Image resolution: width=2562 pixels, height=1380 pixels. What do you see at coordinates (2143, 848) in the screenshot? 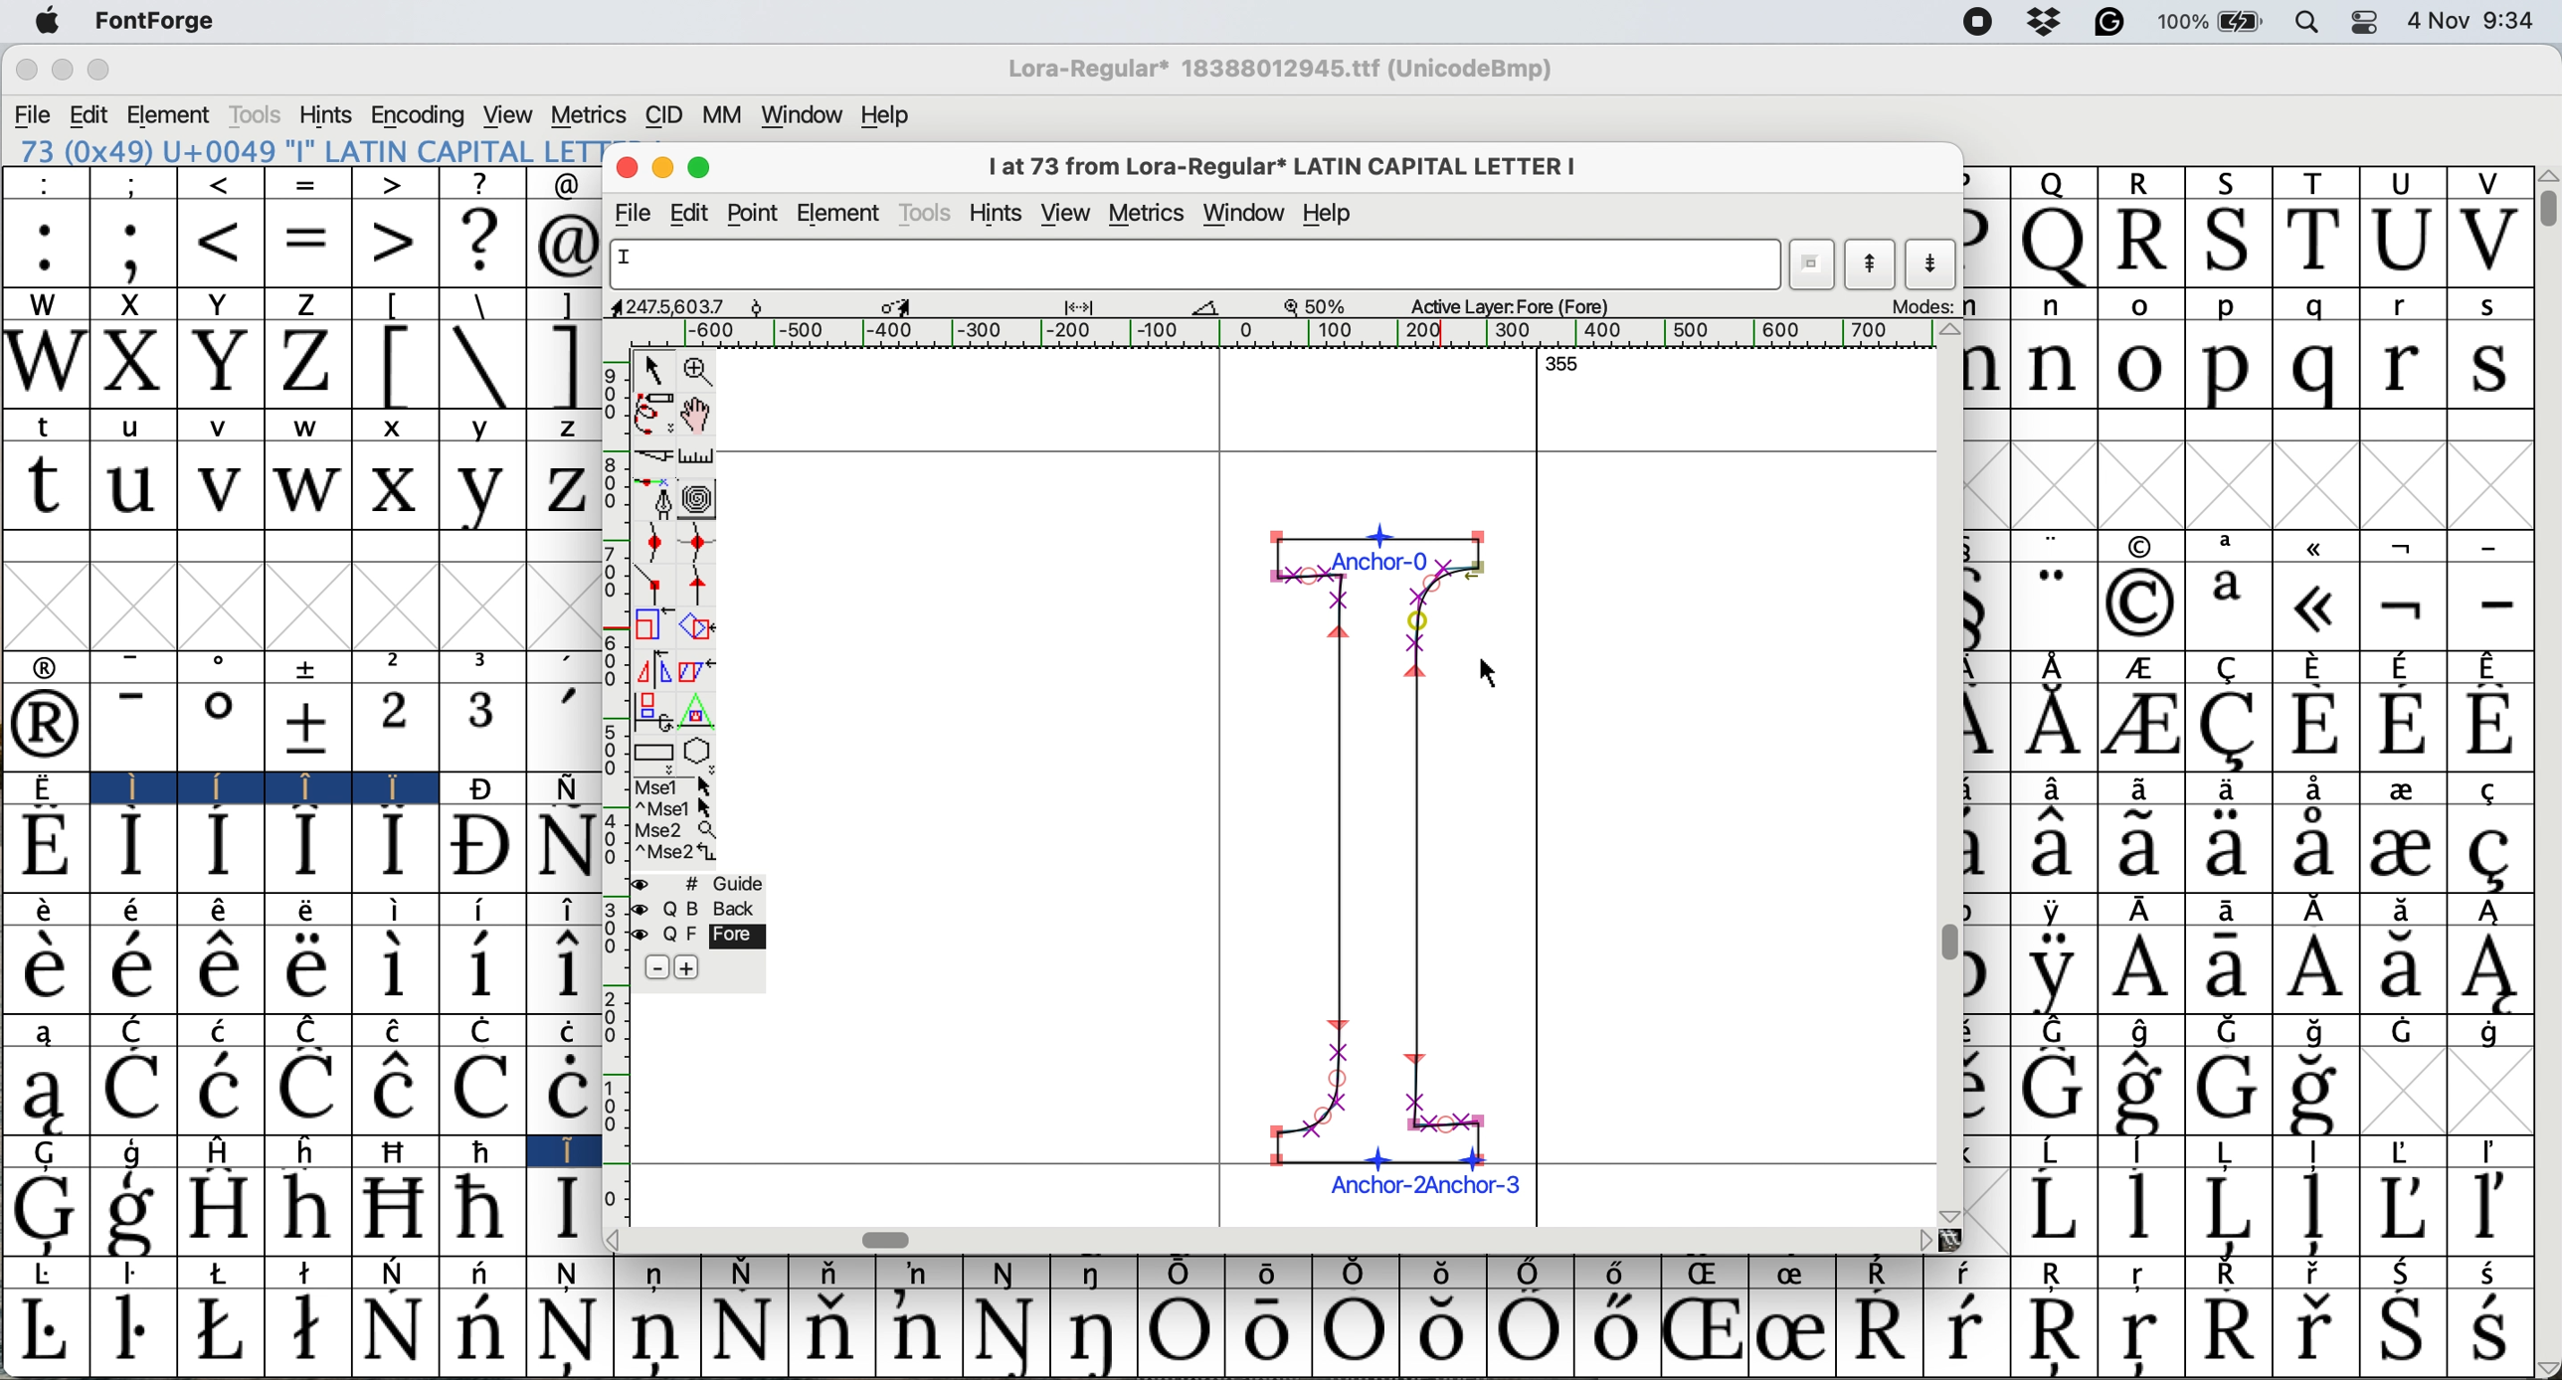
I see `Symbol` at bounding box center [2143, 848].